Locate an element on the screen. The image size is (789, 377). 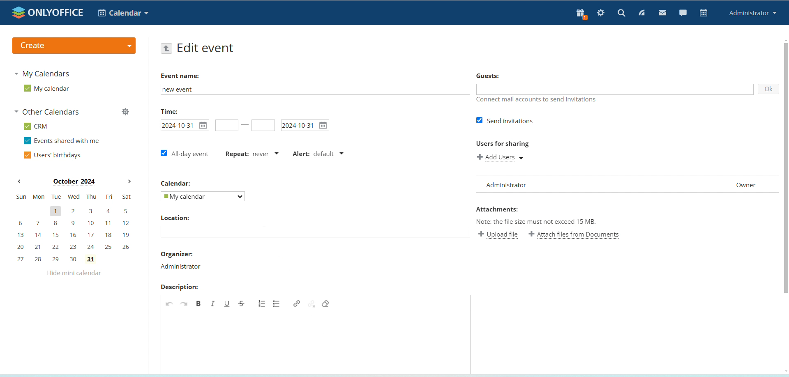
mini calendar is located at coordinates (74, 228).